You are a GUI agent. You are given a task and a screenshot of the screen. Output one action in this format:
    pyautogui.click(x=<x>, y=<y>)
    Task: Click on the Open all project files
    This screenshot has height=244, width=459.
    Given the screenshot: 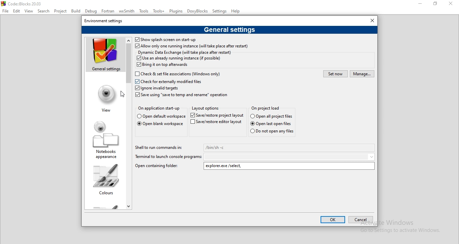 What is the action you would take?
    pyautogui.click(x=271, y=116)
    